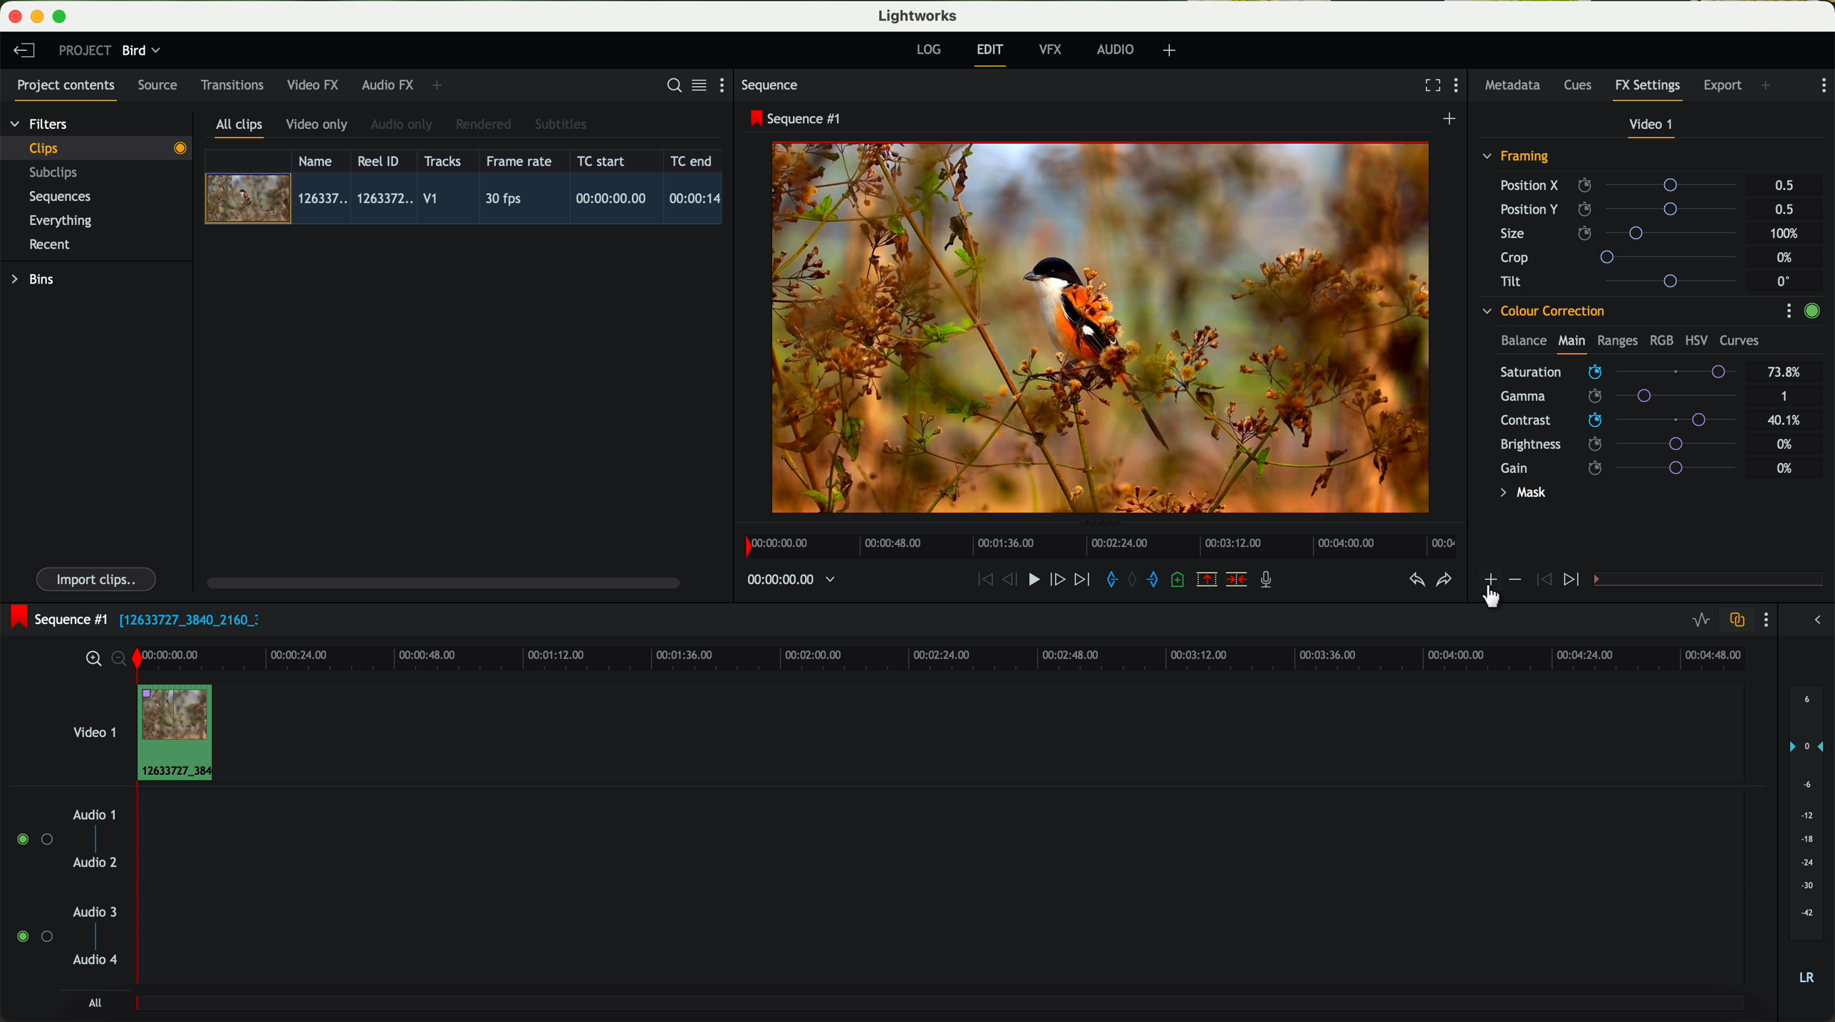  I want to click on audio only, so click(402, 125).